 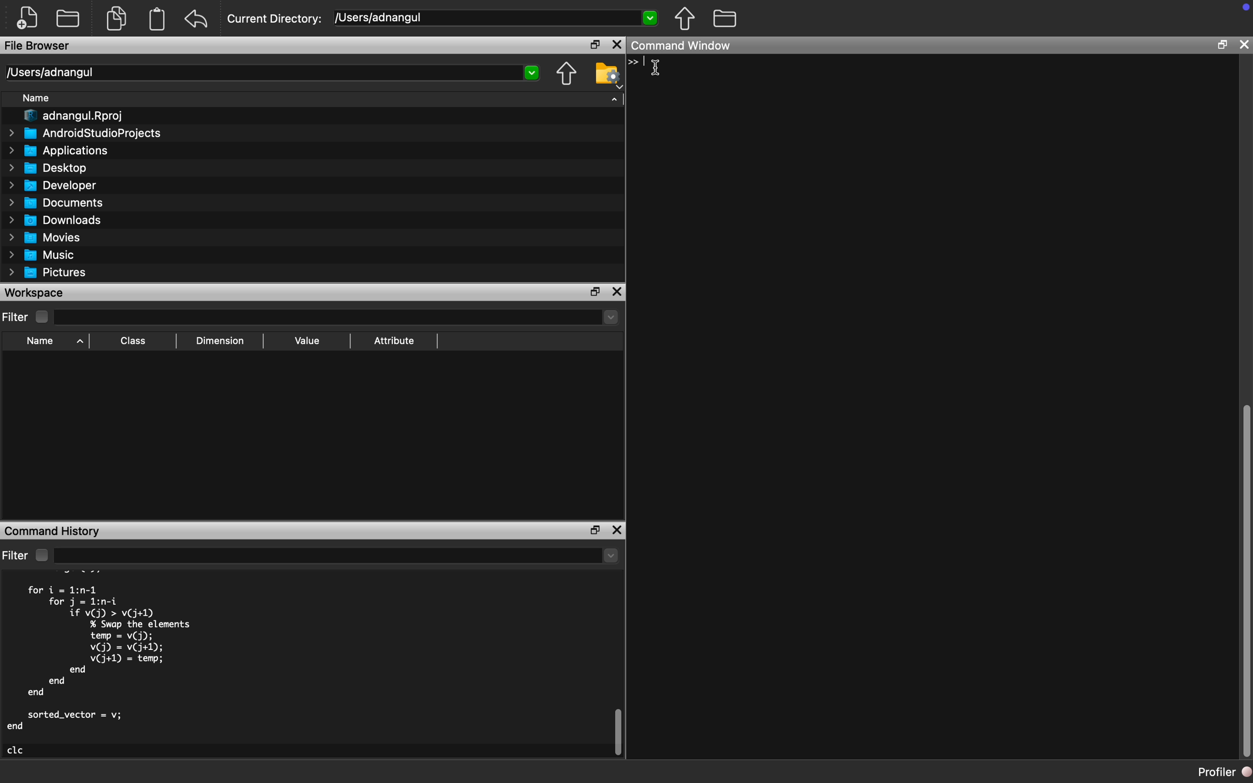 What do you see at coordinates (618, 293) in the screenshot?
I see `Close` at bounding box center [618, 293].